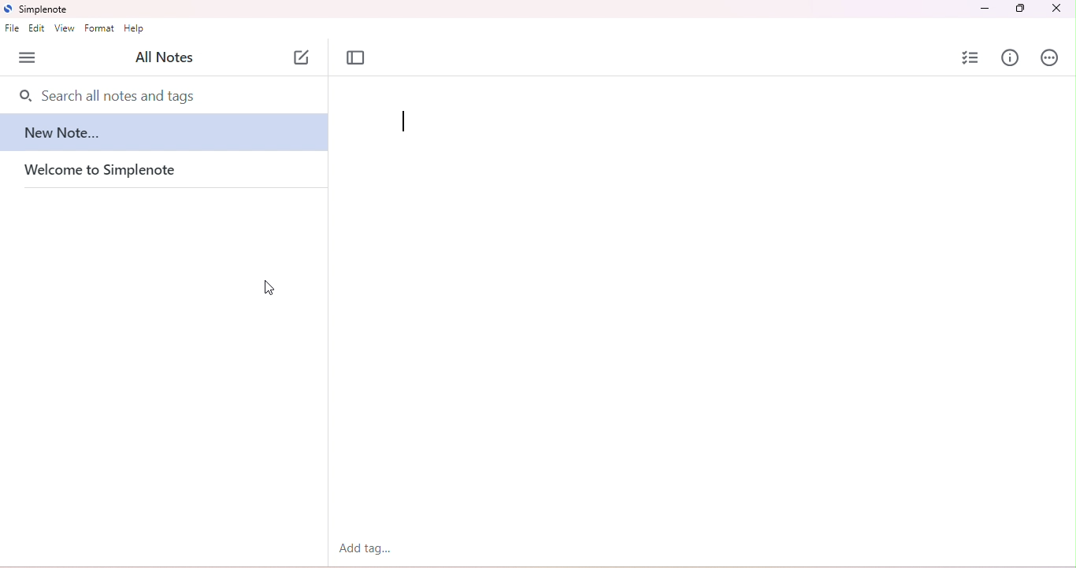 The height and width of the screenshot is (568, 1076). I want to click on welcome to simplenote, so click(120, 172).